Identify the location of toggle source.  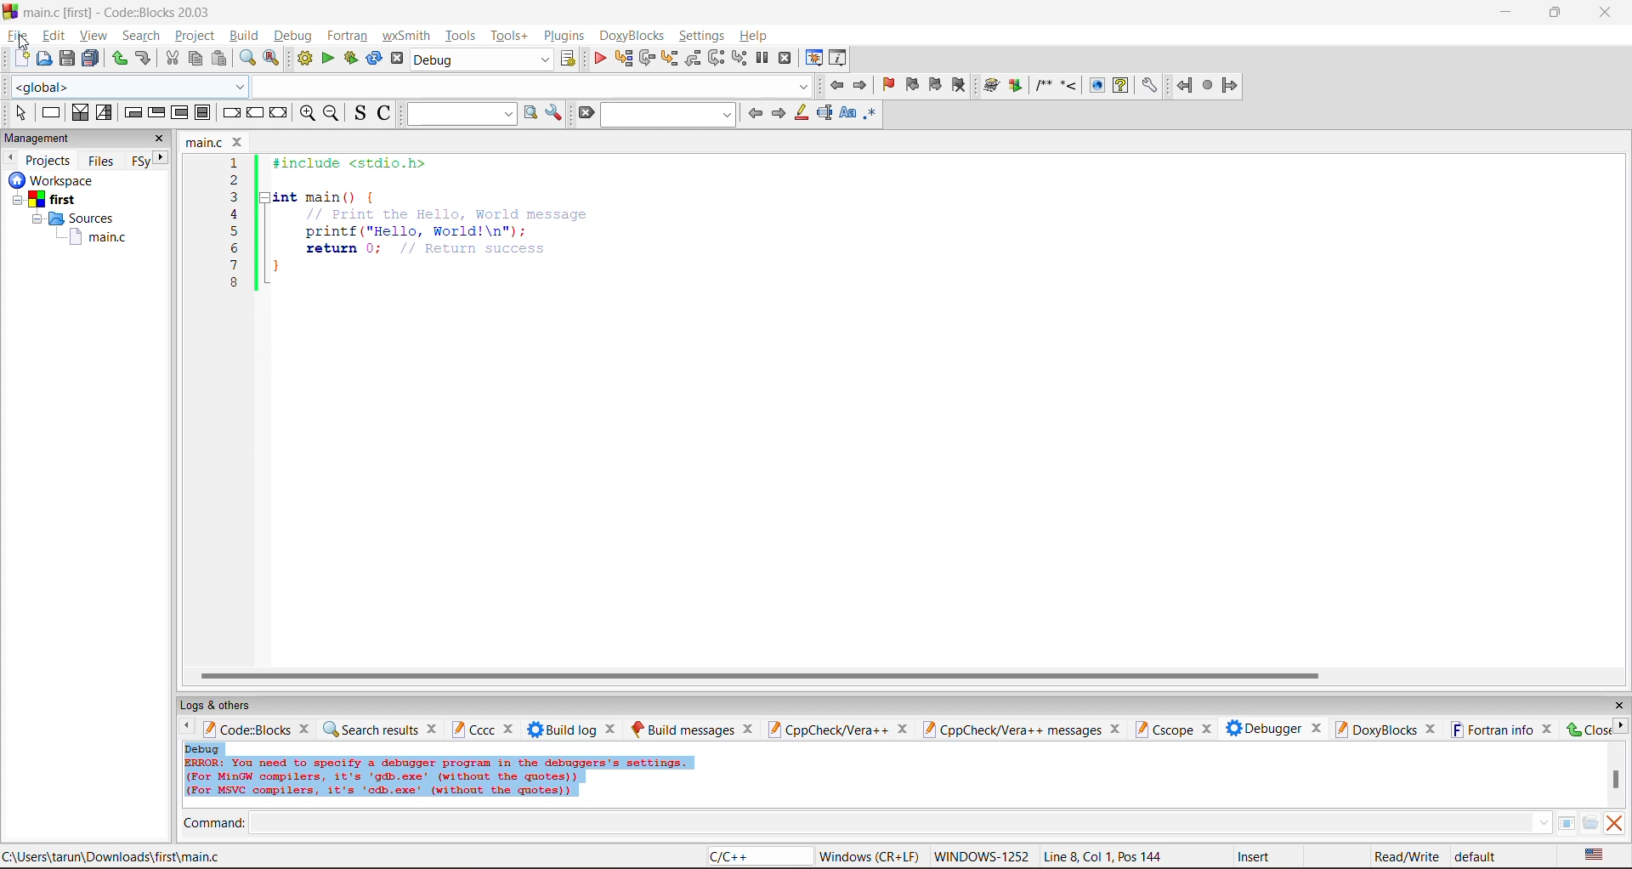
(361, 112).